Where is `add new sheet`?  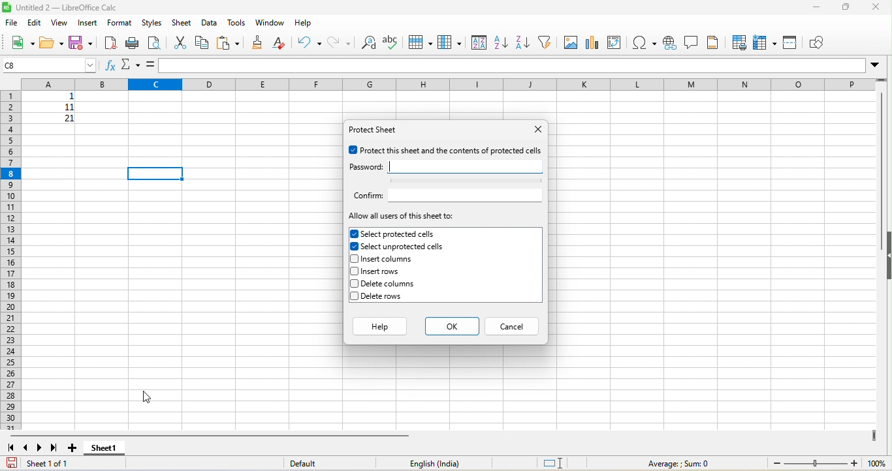 add new sheet is located at coordinates (73, 448).